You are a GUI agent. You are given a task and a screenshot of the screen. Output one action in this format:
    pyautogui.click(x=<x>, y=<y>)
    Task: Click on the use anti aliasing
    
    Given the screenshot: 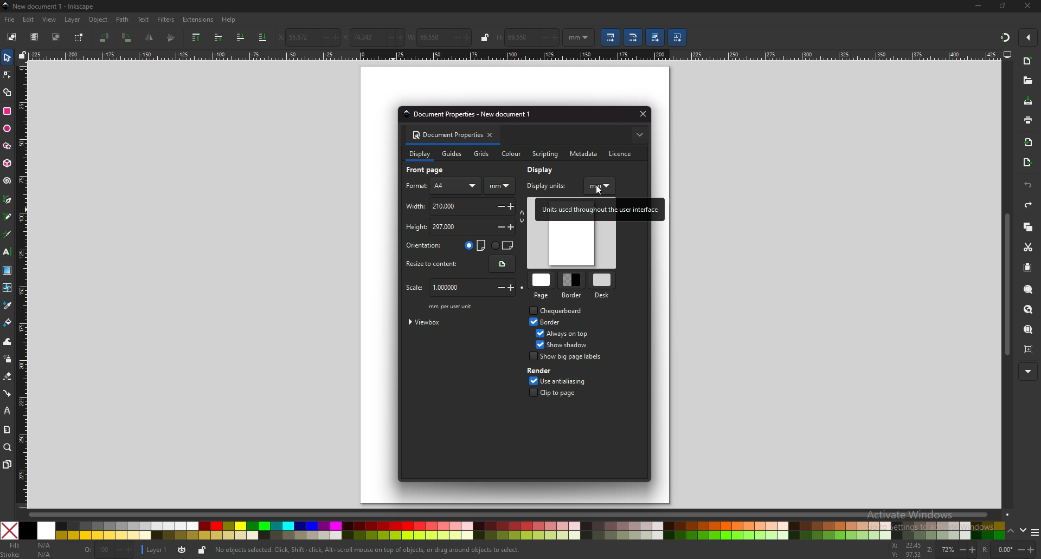 What is the action you would take?
    pyautogui.click(x=575, y=381)
    